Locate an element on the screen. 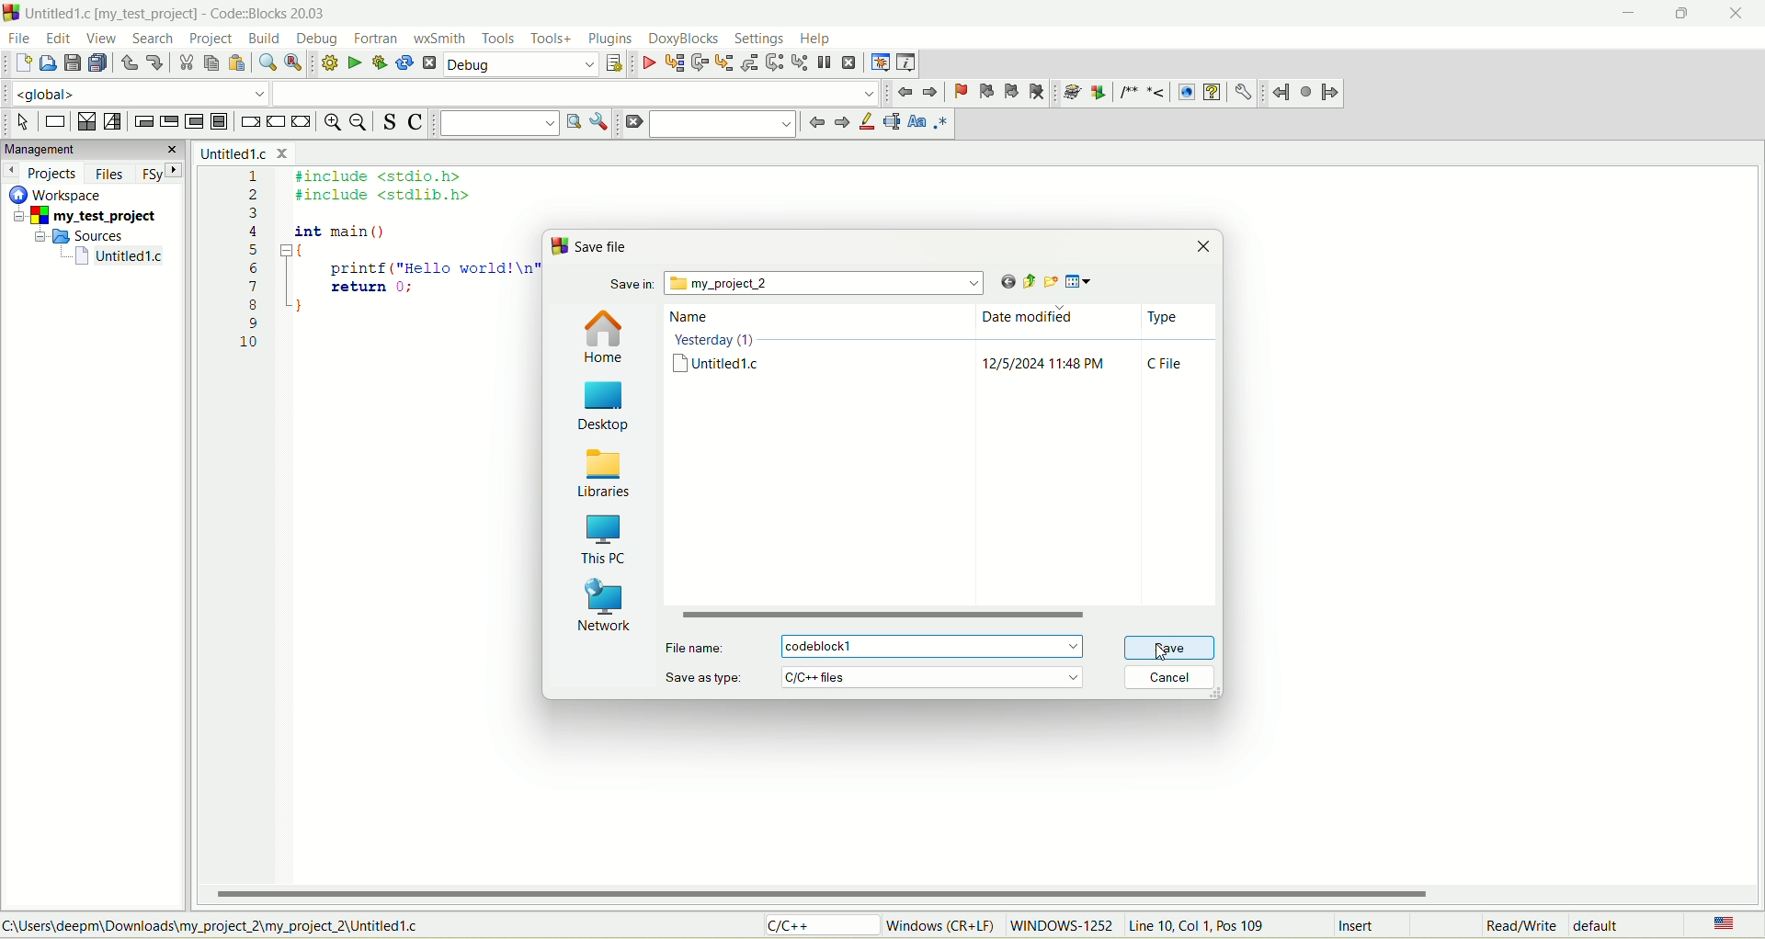  cancel is located at coordinates (1168, 680).